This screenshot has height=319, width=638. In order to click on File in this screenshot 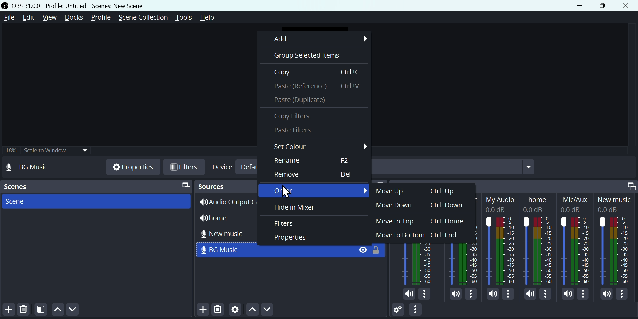, I will do `click(10, 18)`.